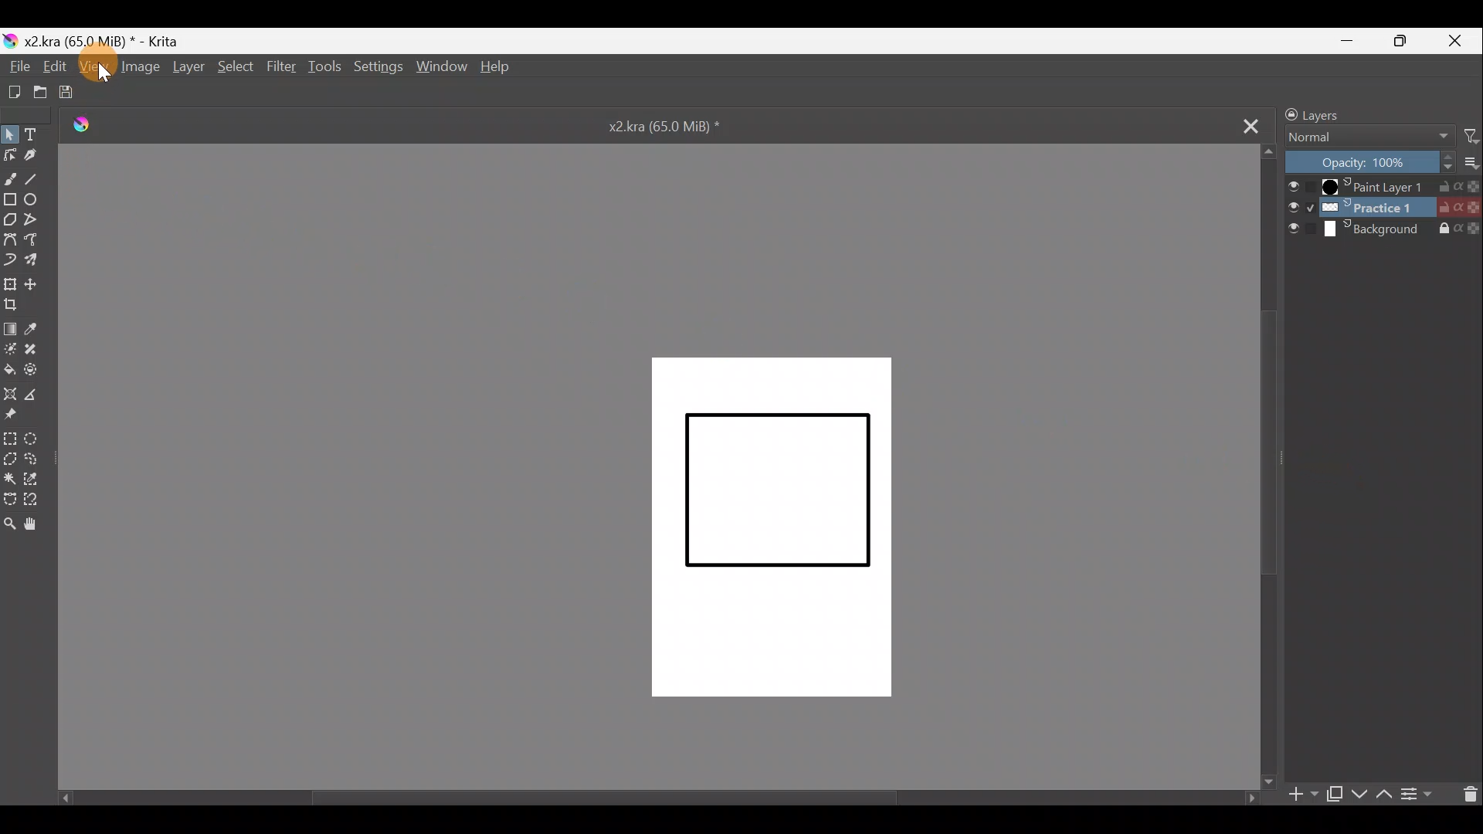 The width and height of the screenshot is (1483, 834). What do you see at coordinates (39, 177) in the screenshot?
I see `Line tool` at bounding box center [39, 177].